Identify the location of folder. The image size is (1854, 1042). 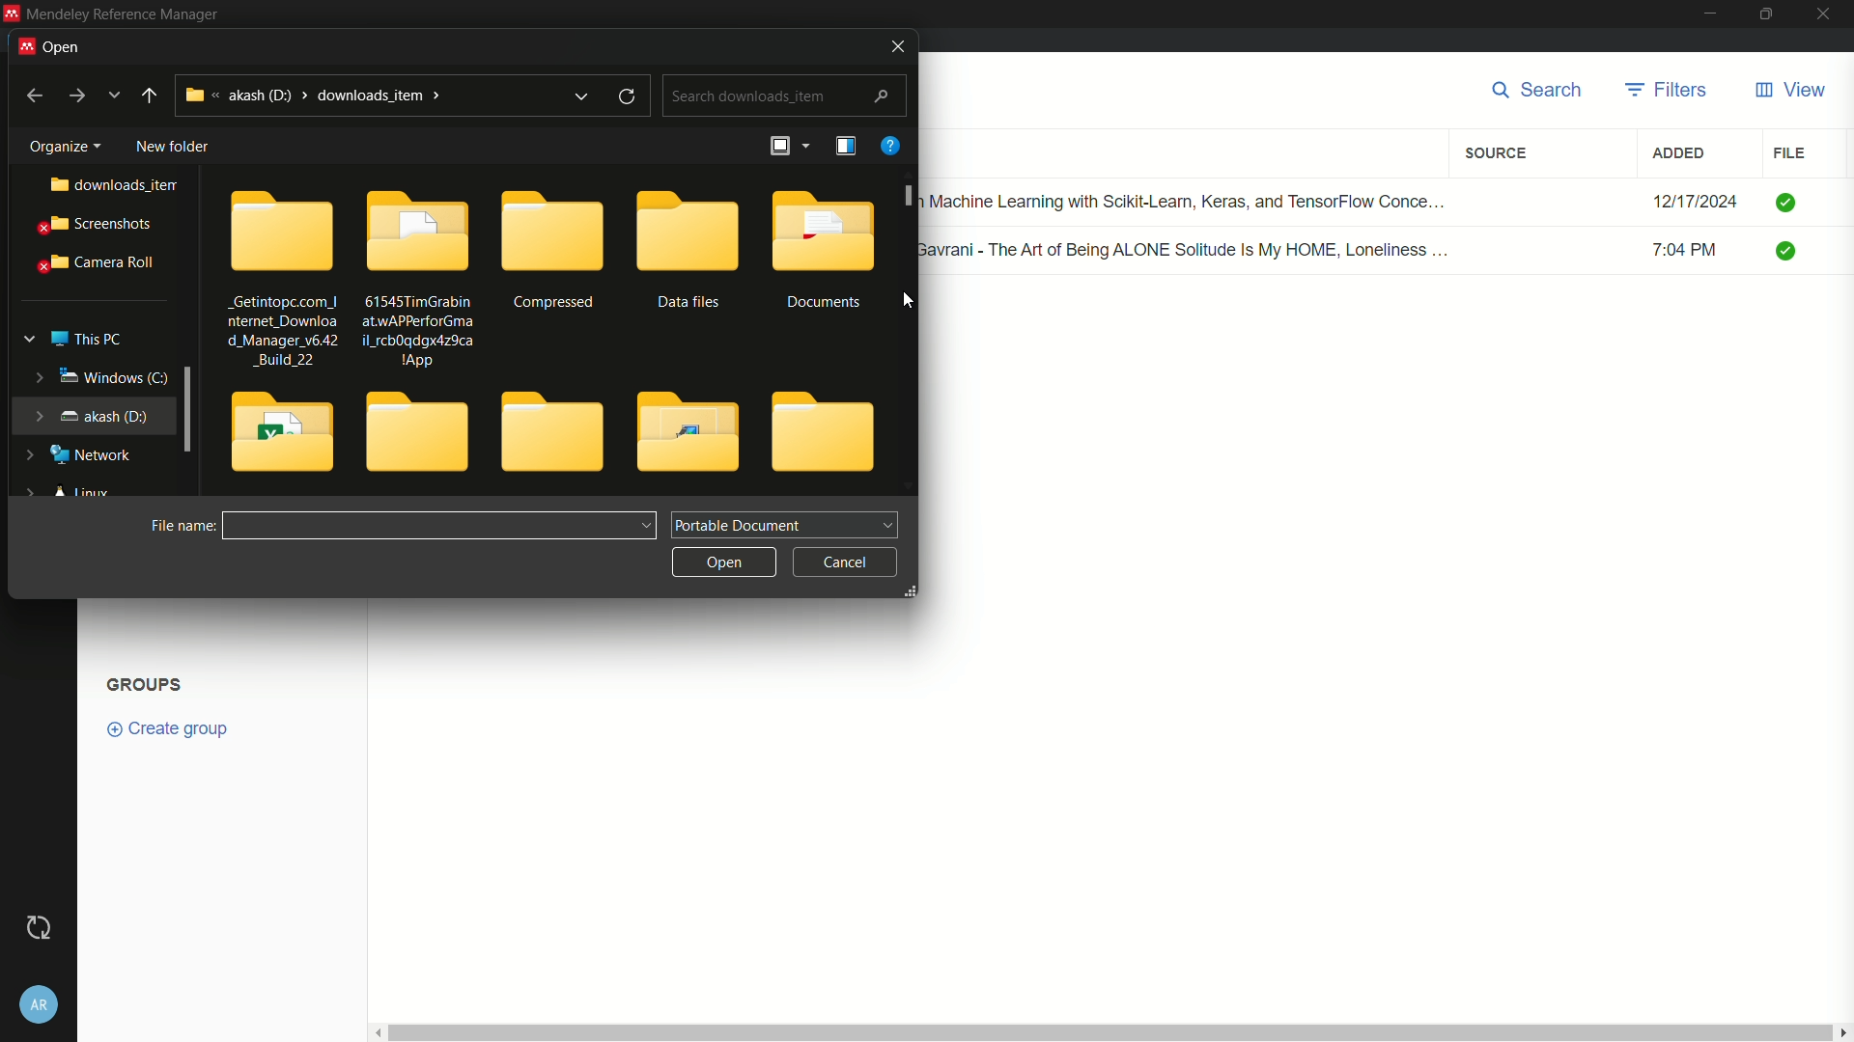
(684, 430).